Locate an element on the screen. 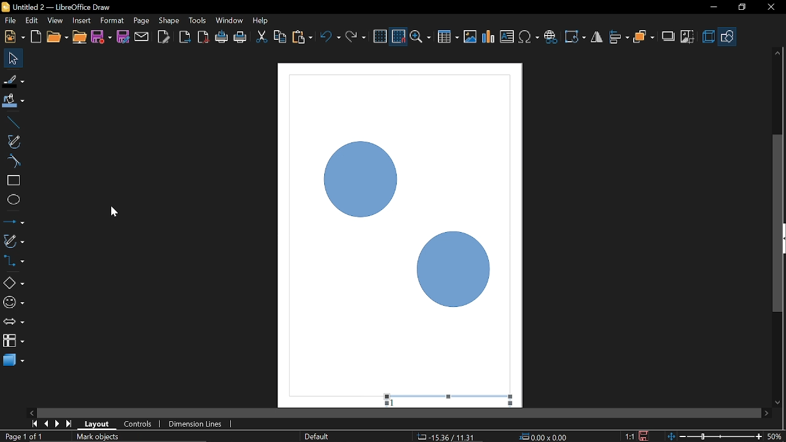 This screenshot has height=442, width=786. Shadow is located at coordinates (669, 38).